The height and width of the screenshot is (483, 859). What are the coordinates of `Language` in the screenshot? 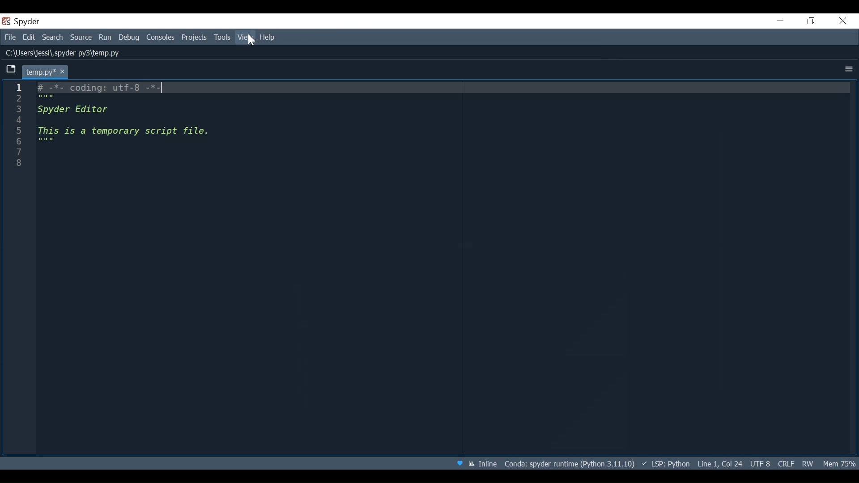 It's located at (665, 463).